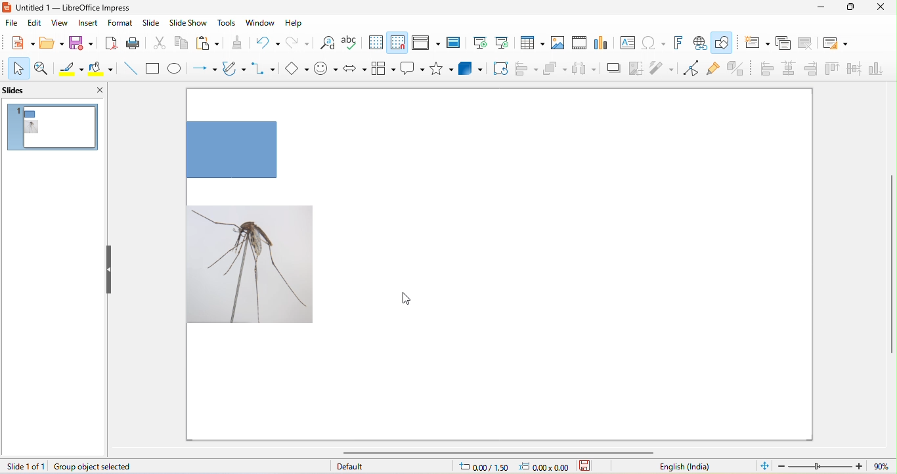 The width and height of the screenshot is (897, 474). What do you see at coordinates (262, 26) in the screenshot?
I see `window` at bounding box center [262, 26].